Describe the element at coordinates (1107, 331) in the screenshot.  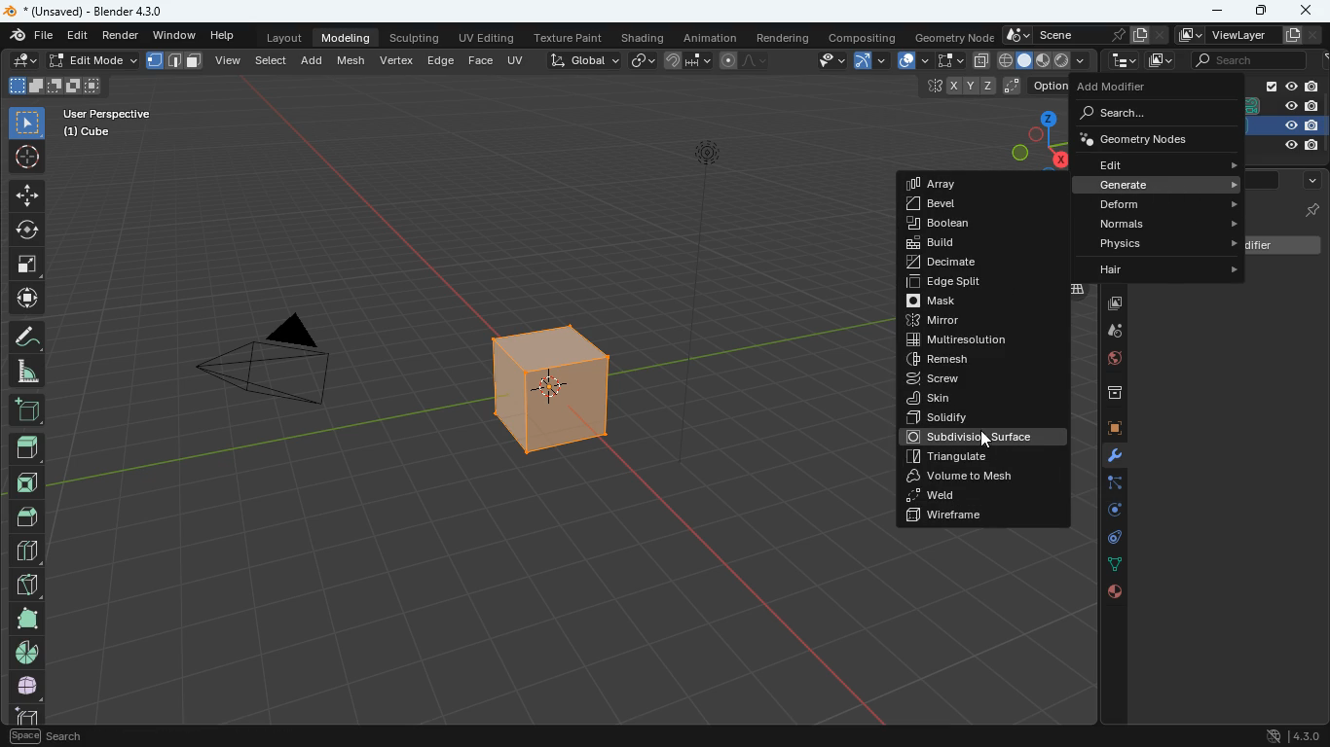
I see `drog` at that location.